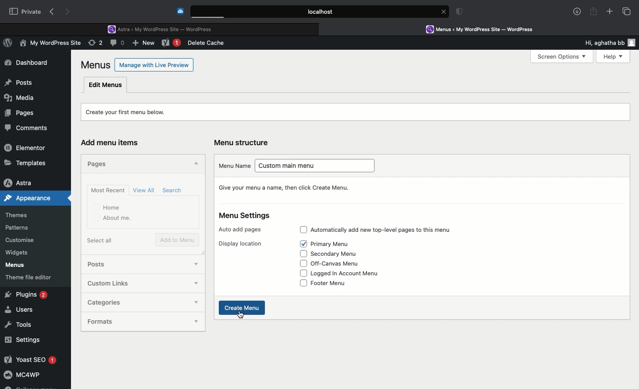  What do you see at coordinates (131, 111) in the screenshot?
I see `Create your first menu below` at bounding box center [131, 111].